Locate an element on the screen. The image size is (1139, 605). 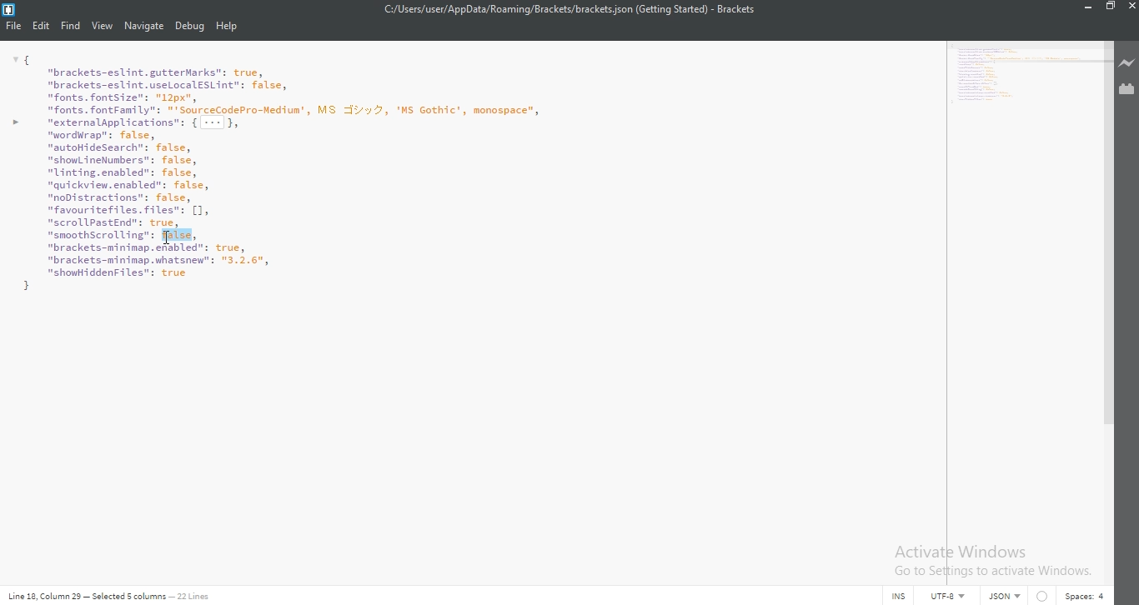
File Encoding is located at coordinates (951, 597).